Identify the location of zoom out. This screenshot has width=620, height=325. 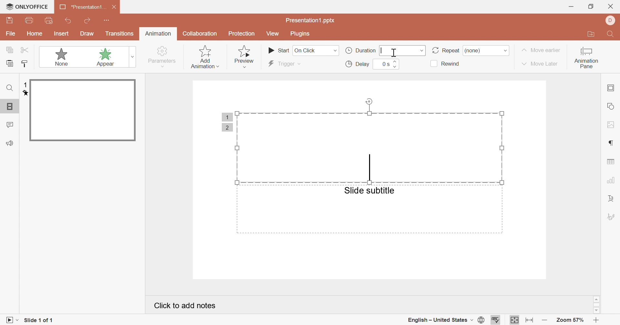
(545, 320).